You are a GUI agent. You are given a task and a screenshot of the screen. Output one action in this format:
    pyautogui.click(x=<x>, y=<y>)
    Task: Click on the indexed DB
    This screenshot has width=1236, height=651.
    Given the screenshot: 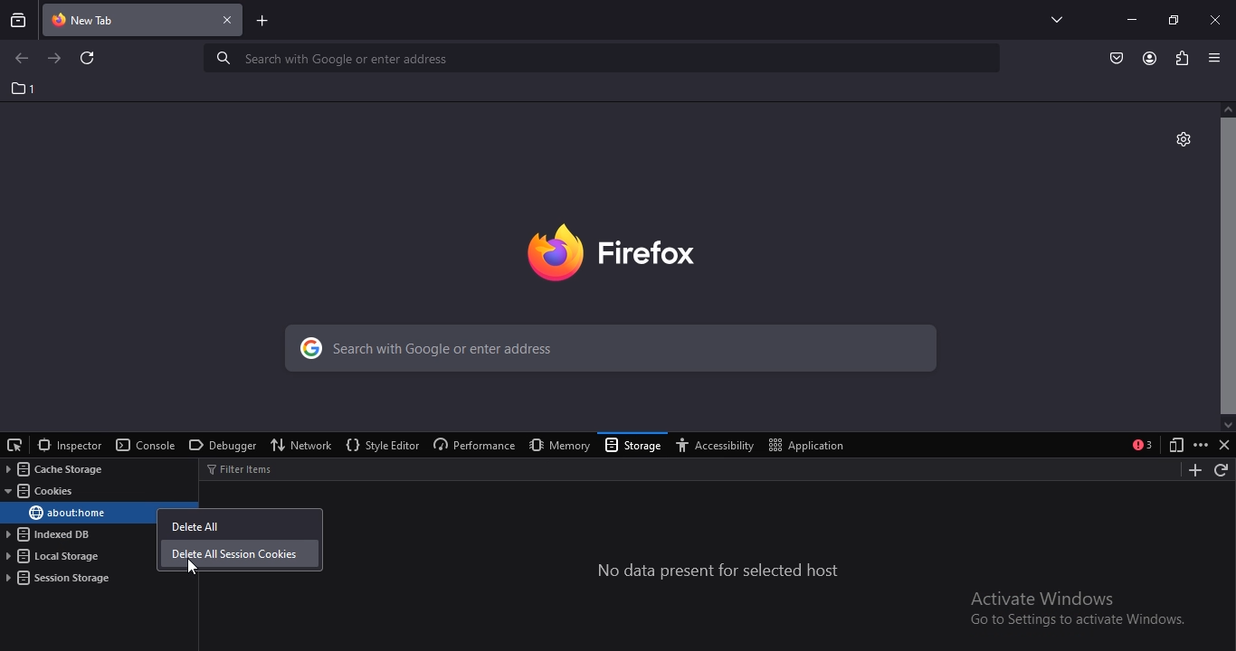 What is the action you would take?
    pyautogui.click(x=52, y=535)
    